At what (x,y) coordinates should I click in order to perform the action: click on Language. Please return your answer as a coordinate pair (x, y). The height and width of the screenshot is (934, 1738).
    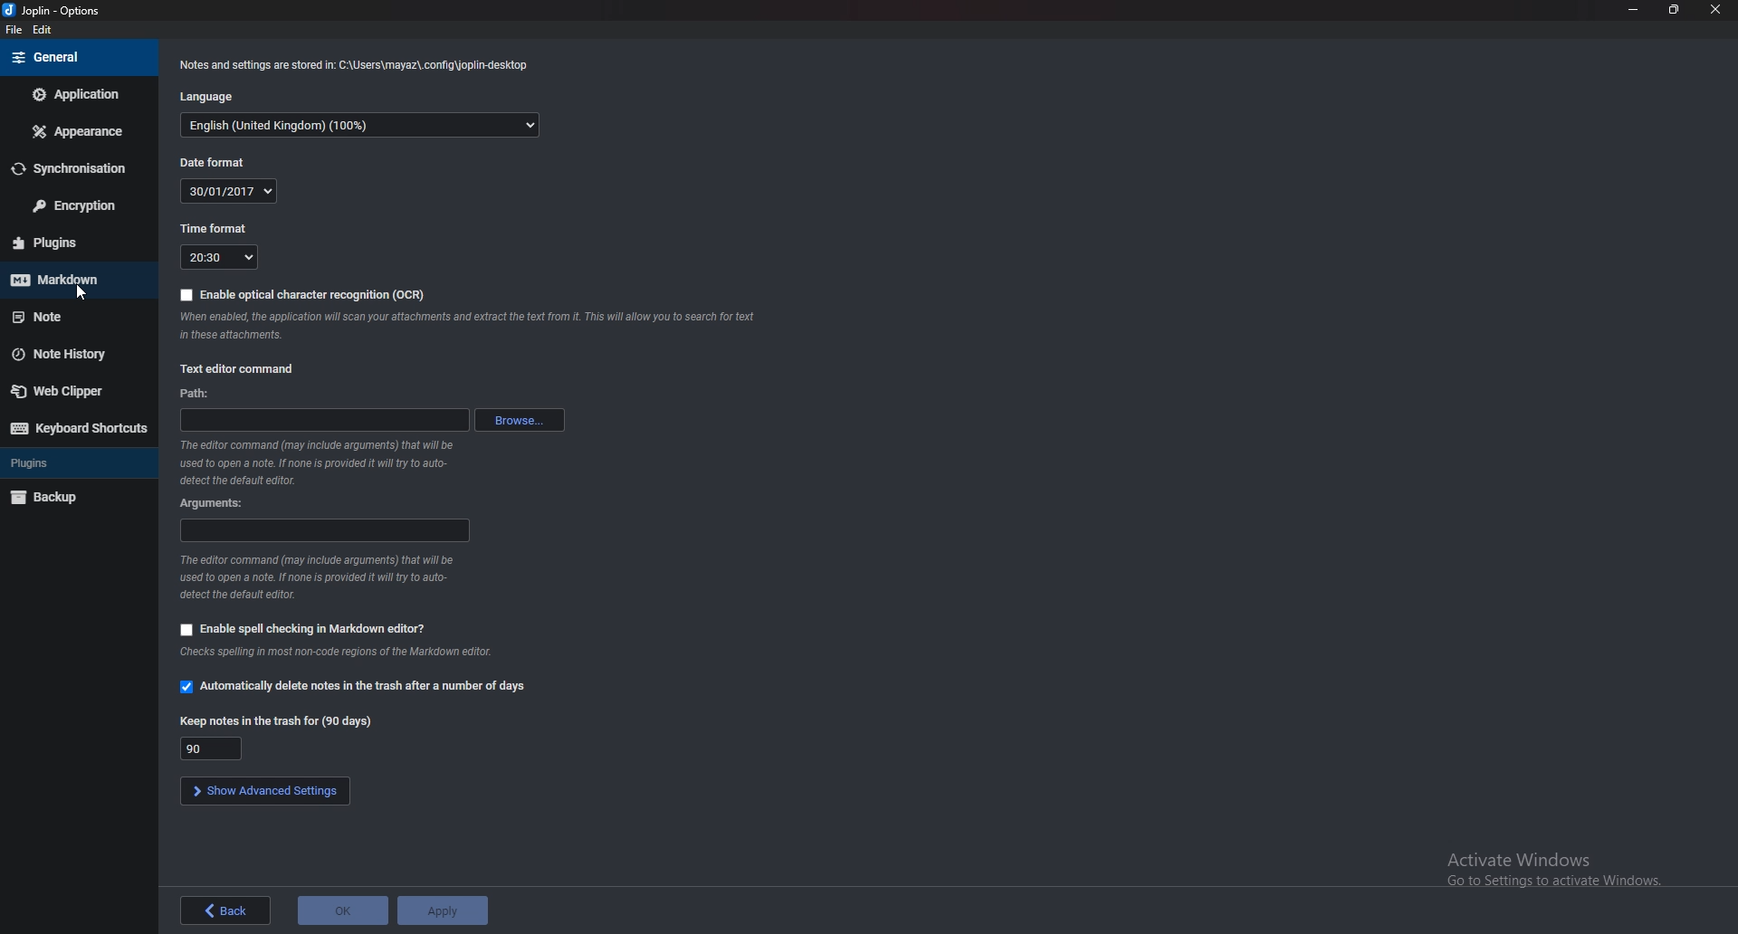
    Looking at the image, I should click on (210, 96).